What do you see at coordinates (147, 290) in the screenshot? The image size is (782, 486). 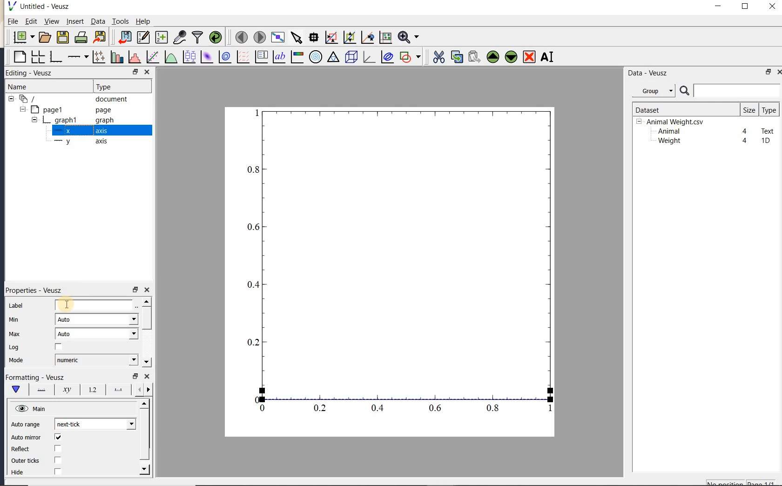 I see `close` at bounding box center [147, 290].